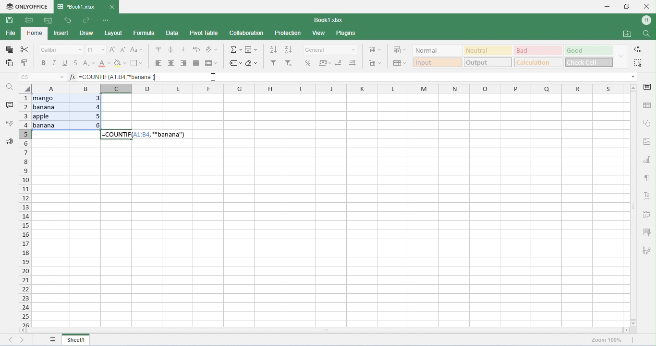  Describe the element at coordinates (103, 64) in the screenshot. I see `font color` at that location.